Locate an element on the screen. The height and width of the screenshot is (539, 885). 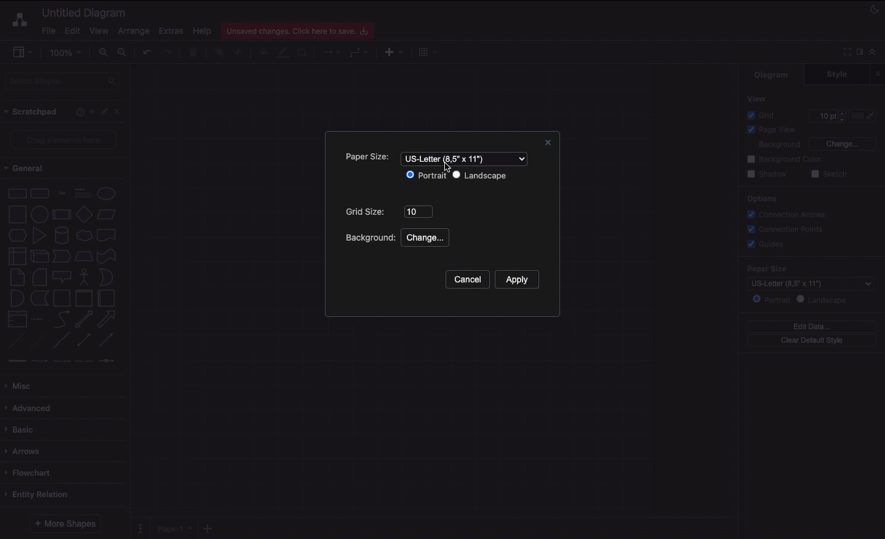
connector 4 is located at coordinates (85, 360).